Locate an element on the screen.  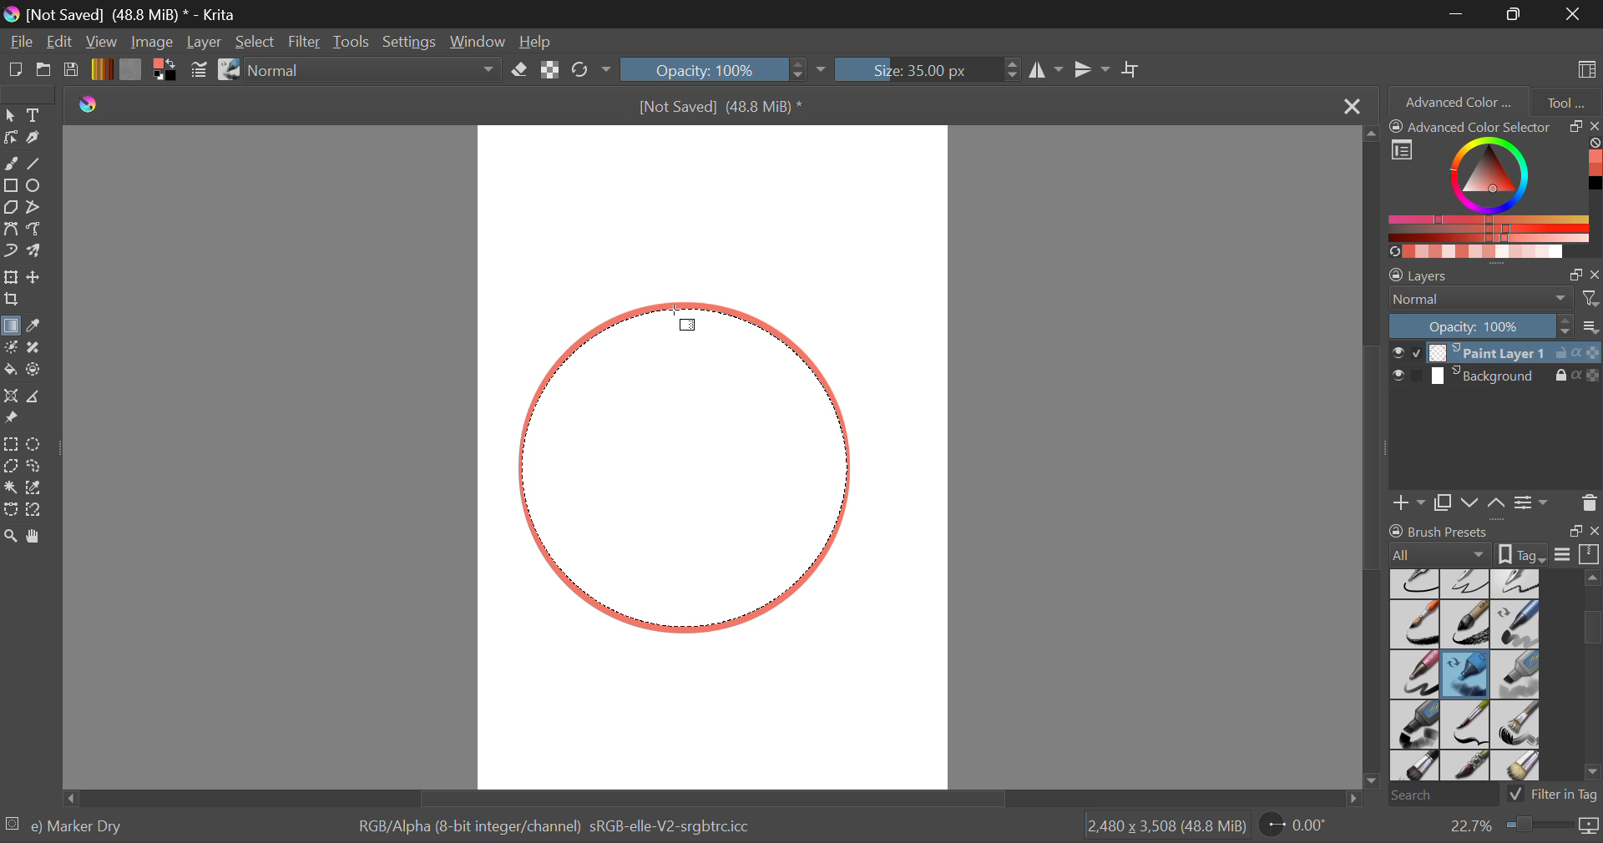
Elliptical Selection Tool is located at coordinates (34, 444).